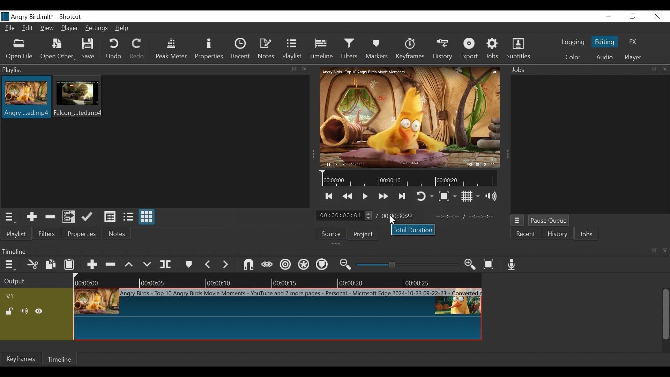  I want to click on Undo, so click(114, 49).